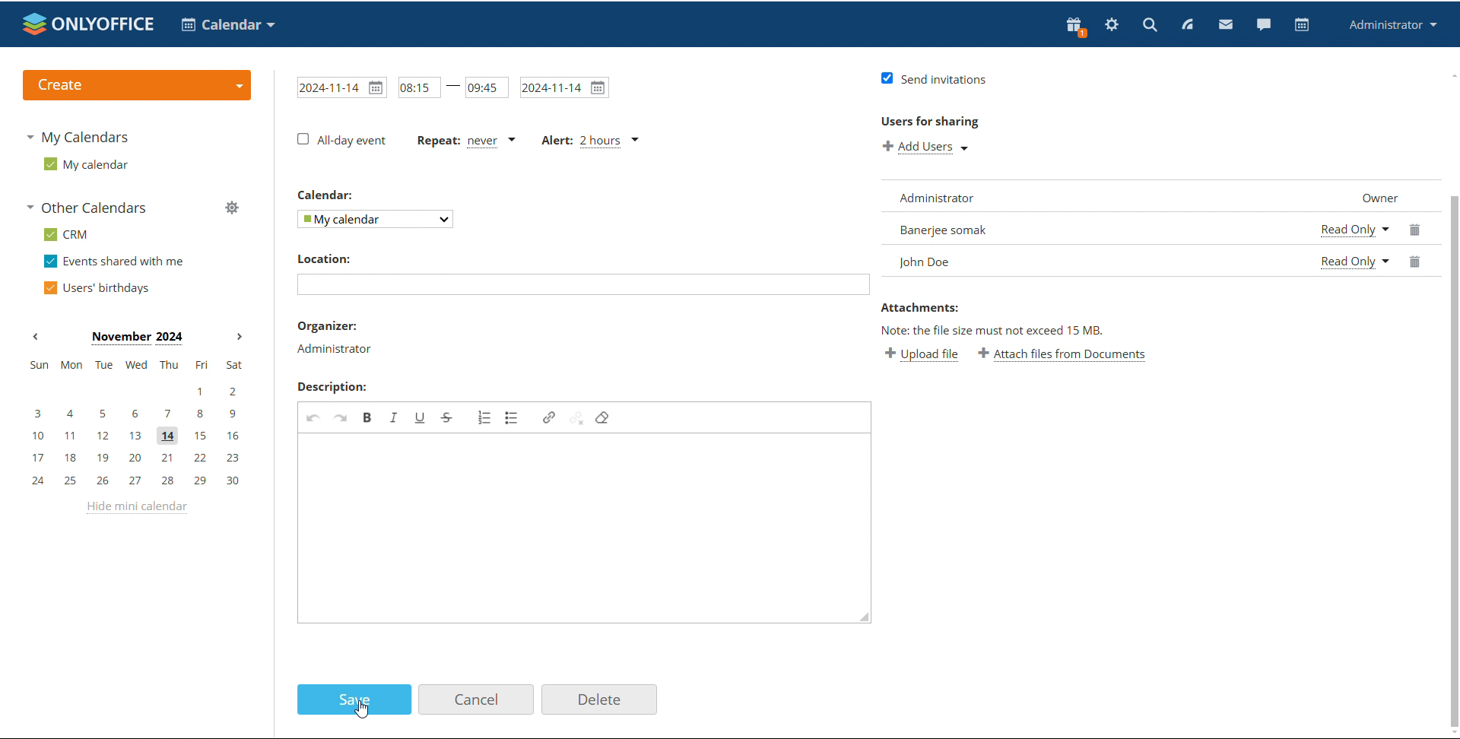 This screenshot has width=1460, height=739. Describe the element at coordinates (132, 392) in the screenshot. I see `1, 2` at that location.